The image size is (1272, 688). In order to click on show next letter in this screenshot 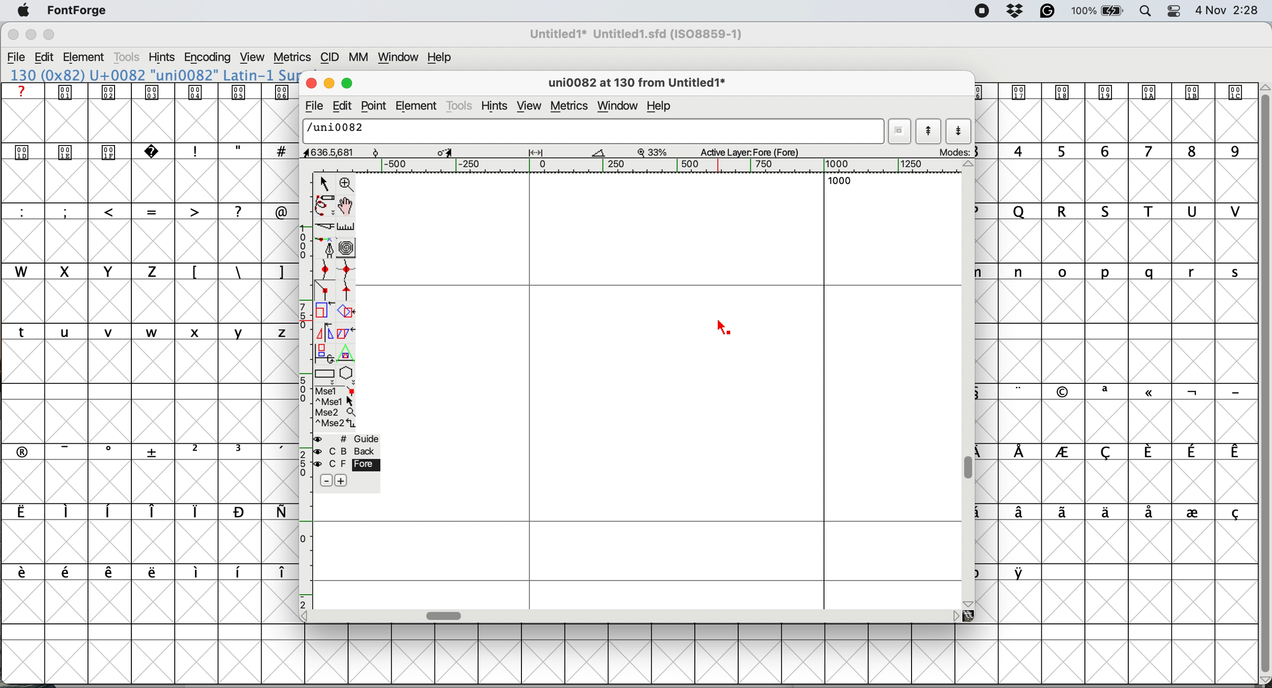, I will do `click(959, 132)`.